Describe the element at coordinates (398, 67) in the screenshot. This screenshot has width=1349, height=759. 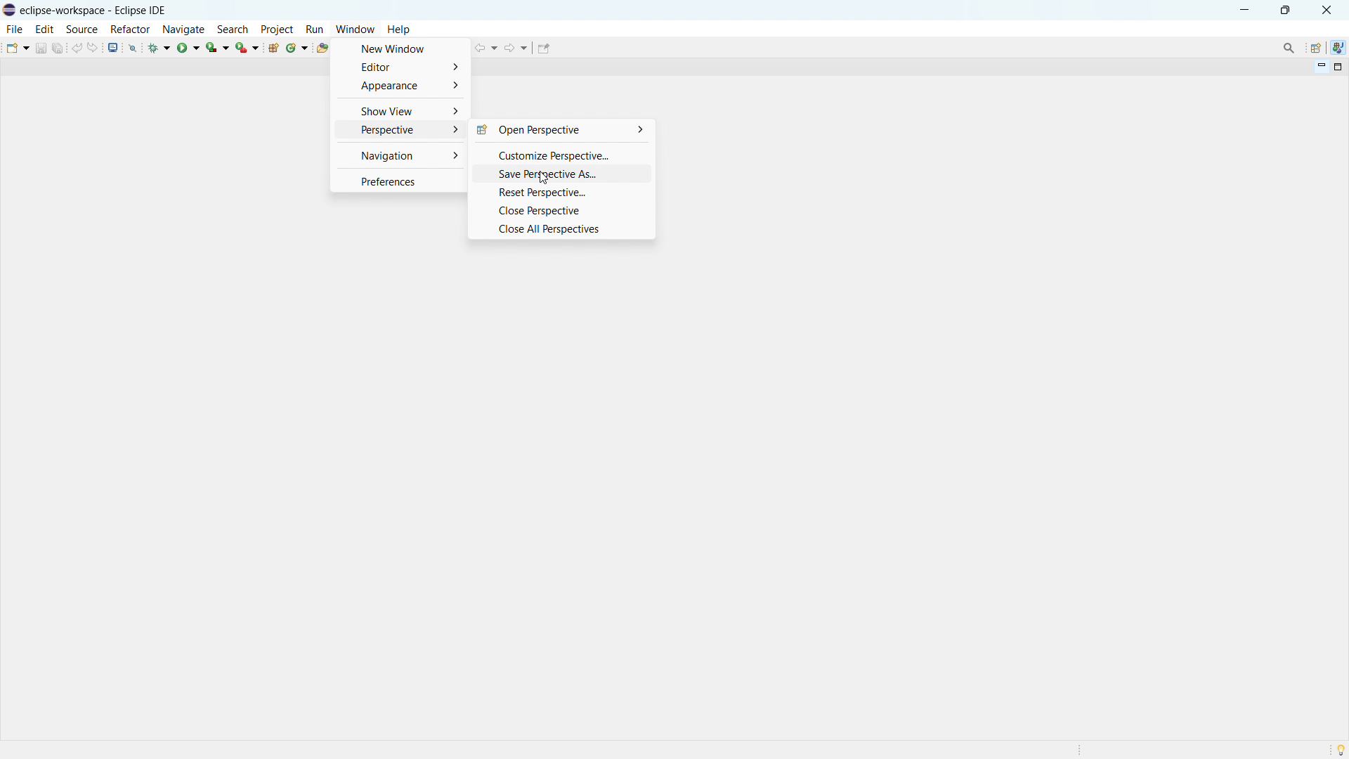
I see `editor` at that location.